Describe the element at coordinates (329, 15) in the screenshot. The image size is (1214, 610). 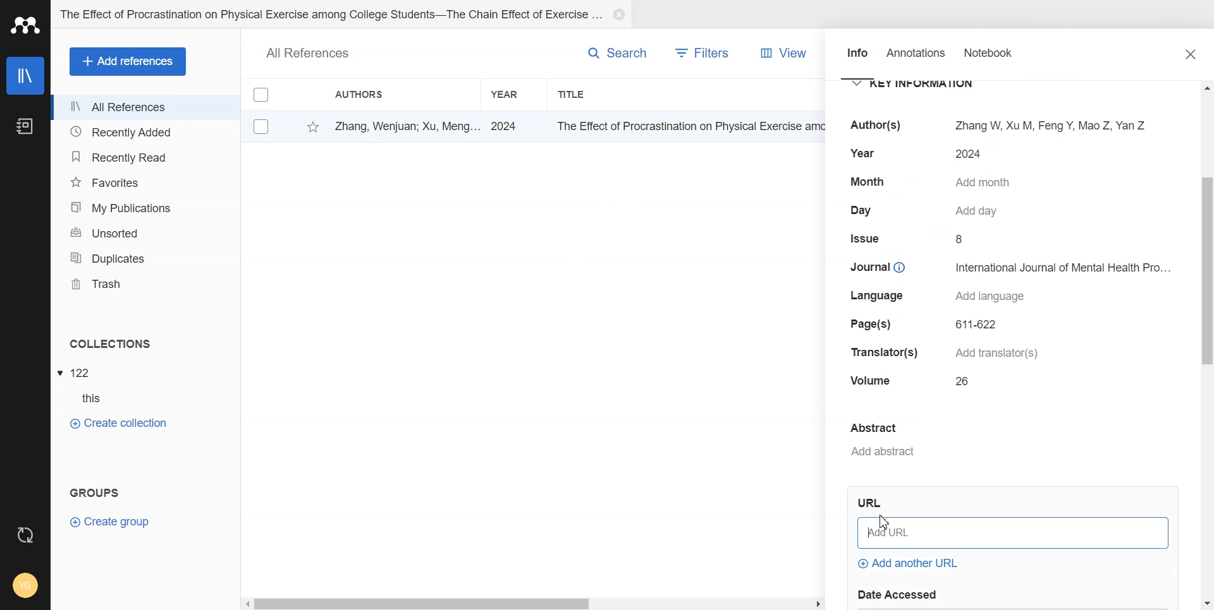
I see `Folder` at that location.